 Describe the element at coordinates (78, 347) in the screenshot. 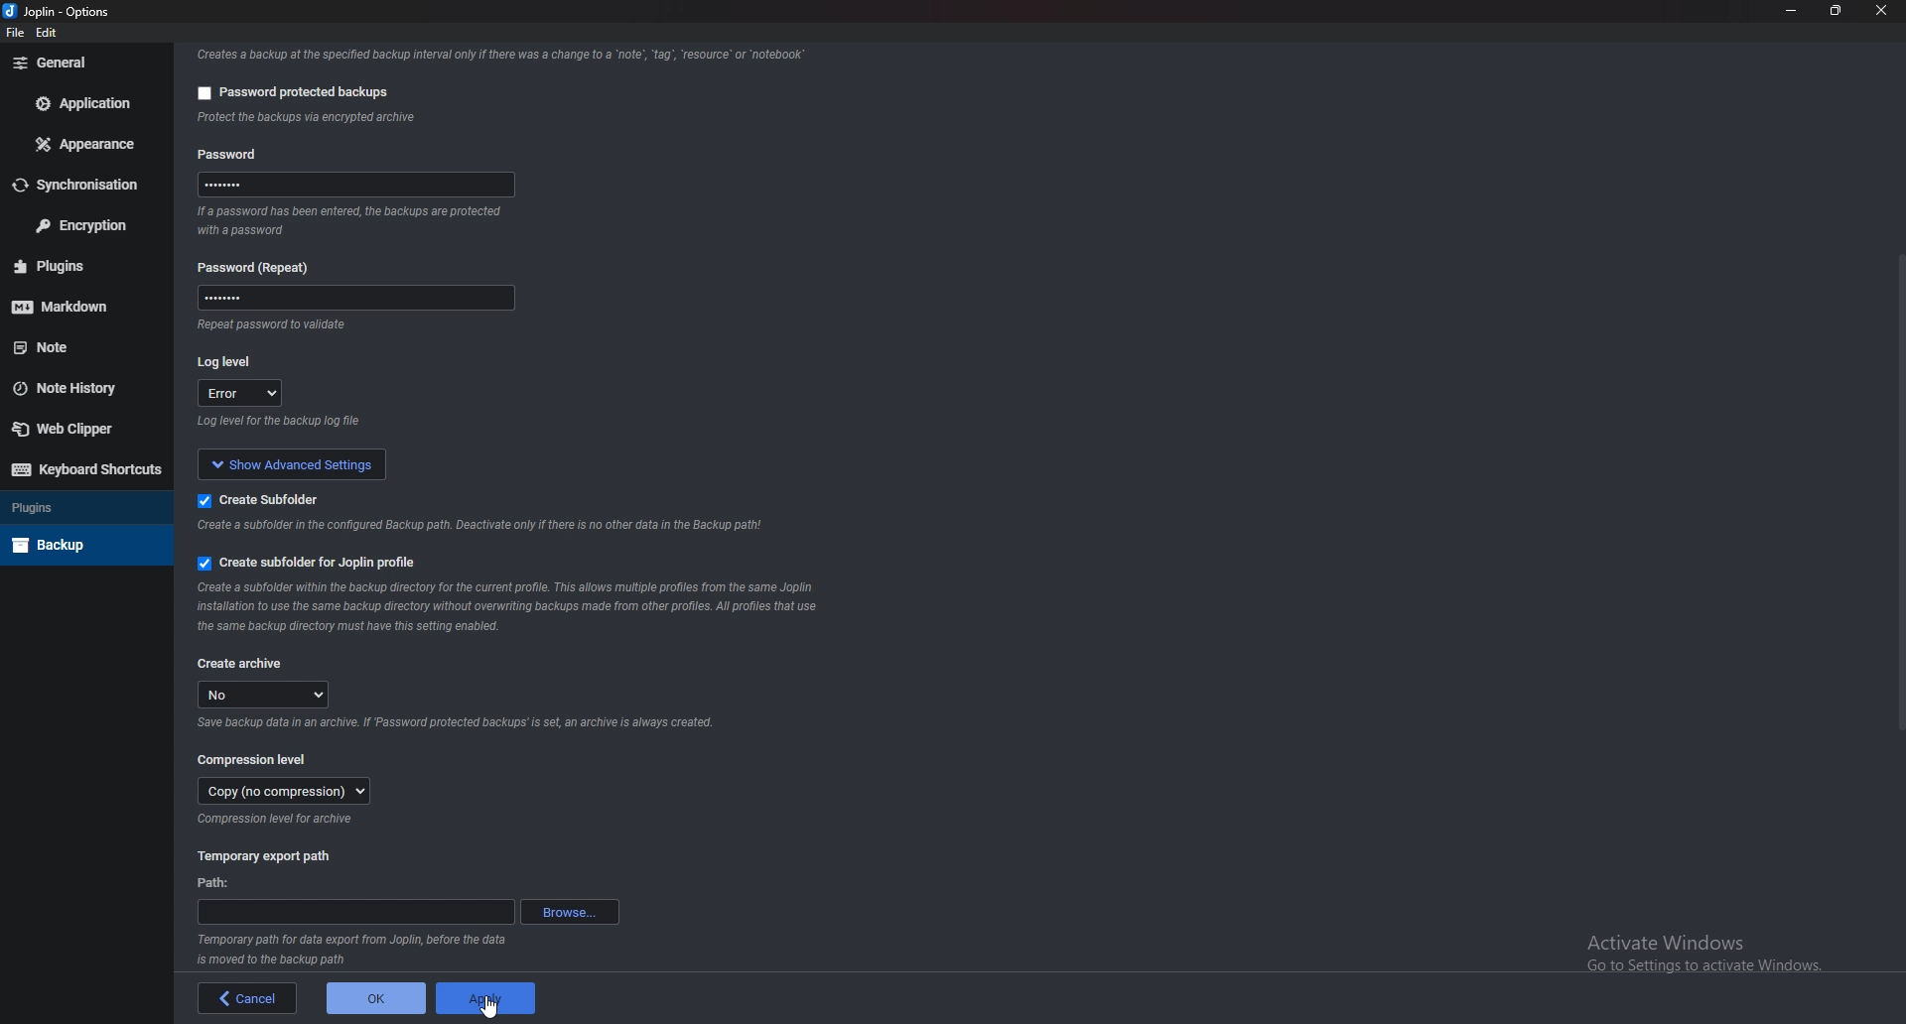

I see `note` at that location.